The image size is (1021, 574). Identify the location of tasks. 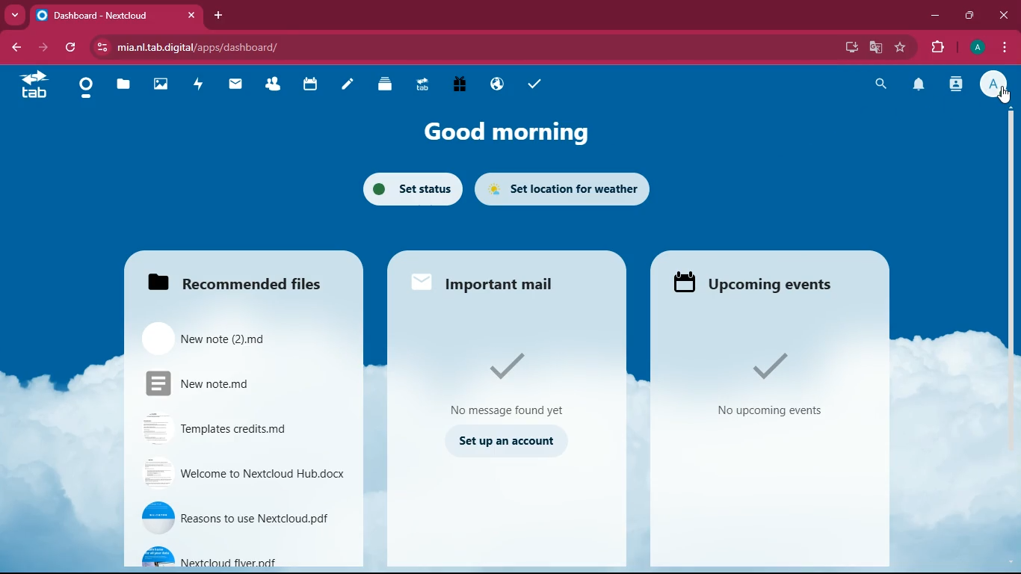
(537, 84).